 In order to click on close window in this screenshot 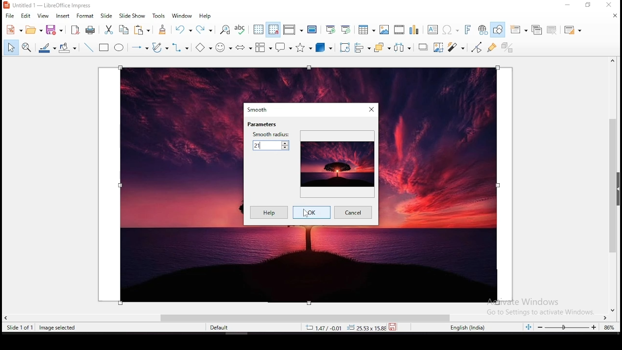, I will do `click(609, 5)`.